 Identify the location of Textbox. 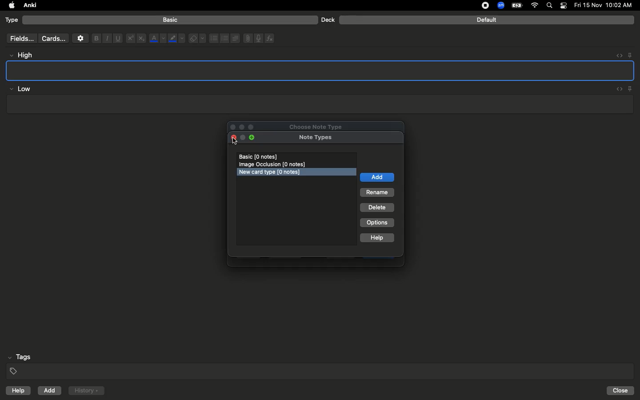
(319, 104).